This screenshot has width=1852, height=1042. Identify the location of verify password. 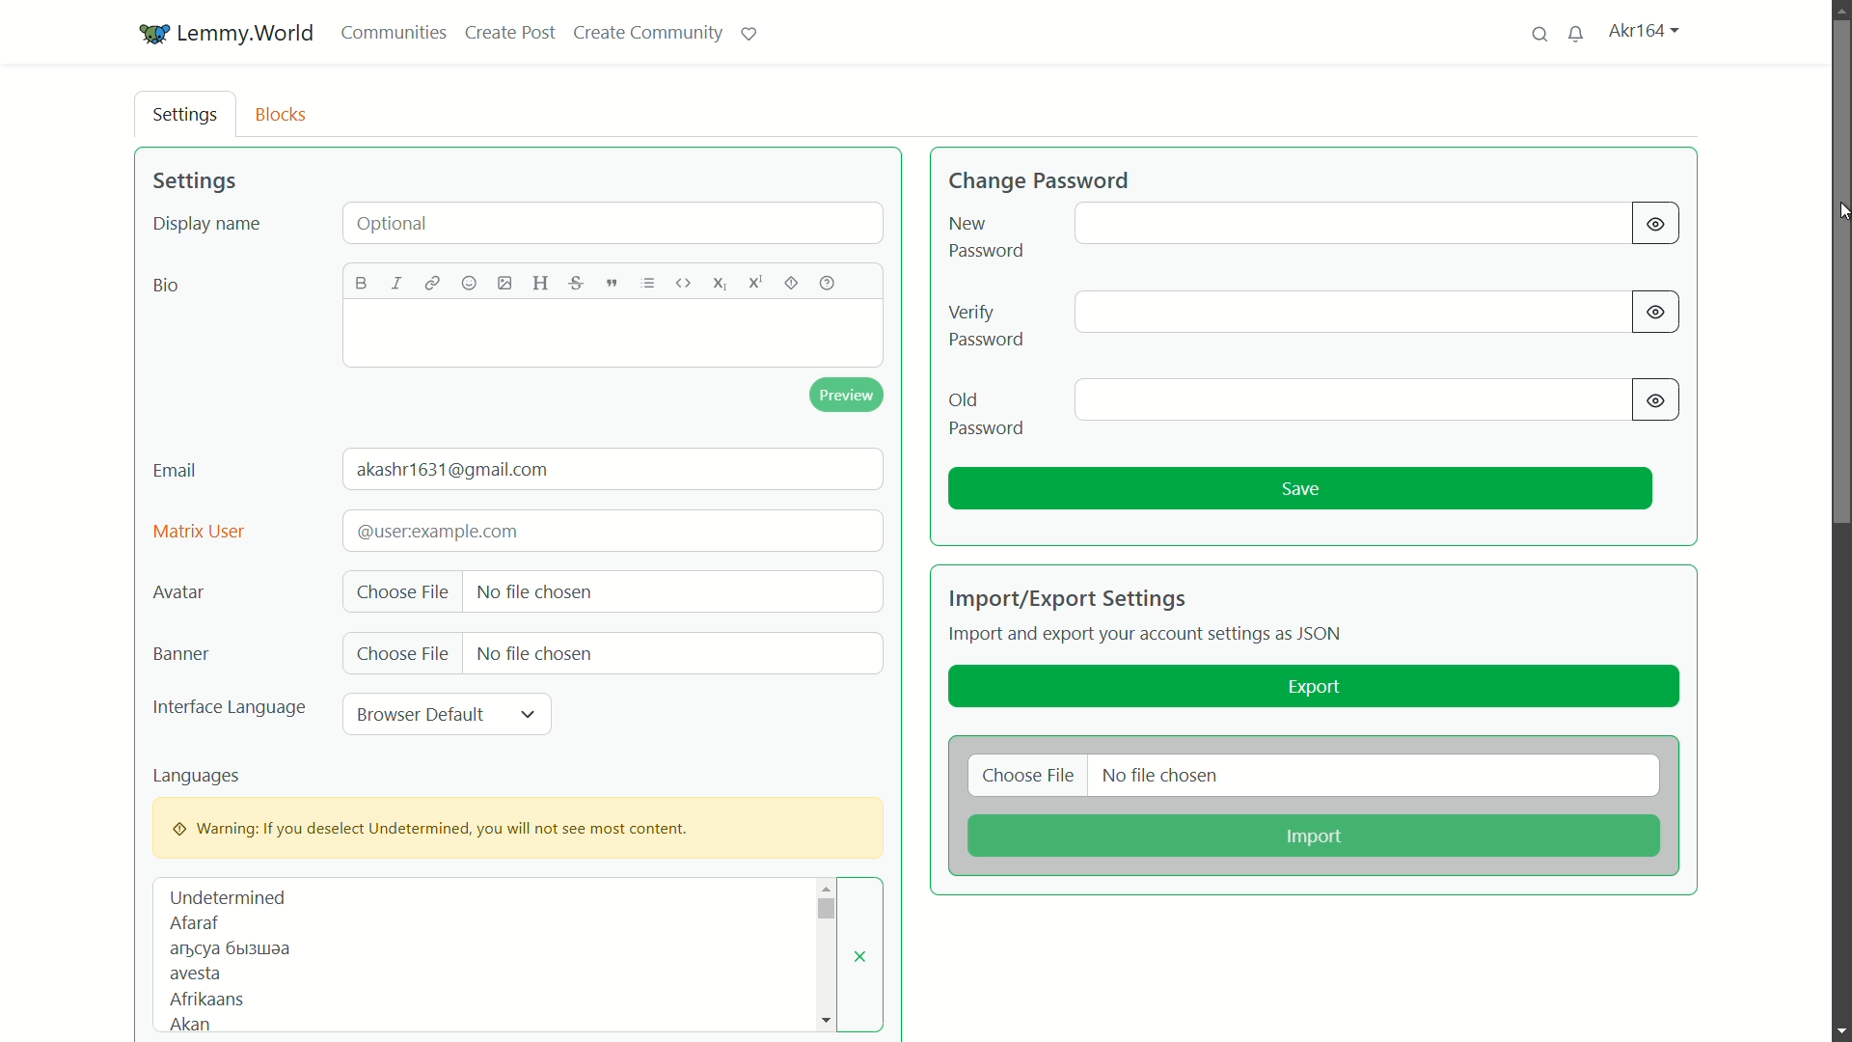
(987, 327).